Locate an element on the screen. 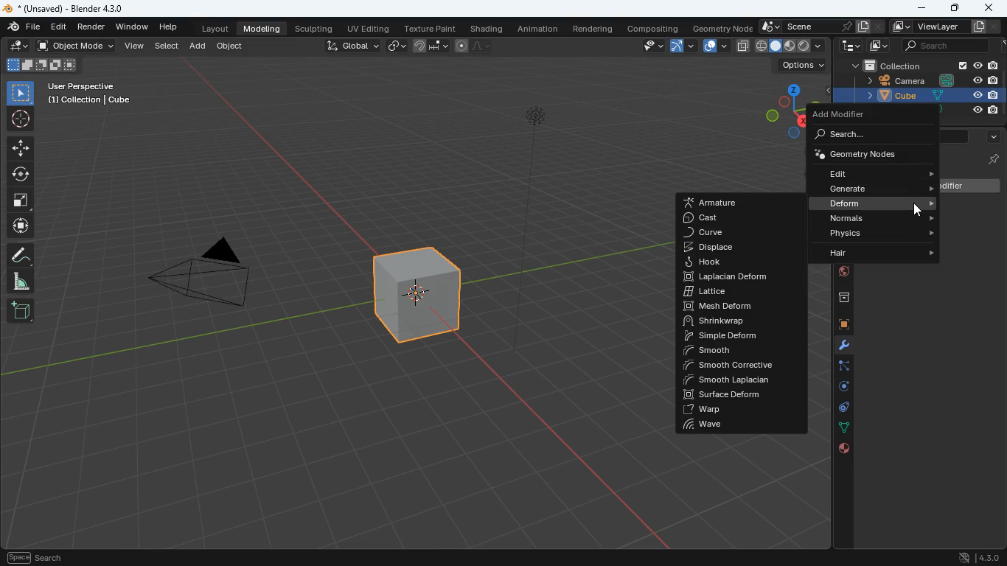 The height and width of the screenshot is (566, 1007). more is located at coordinates (990, 136).